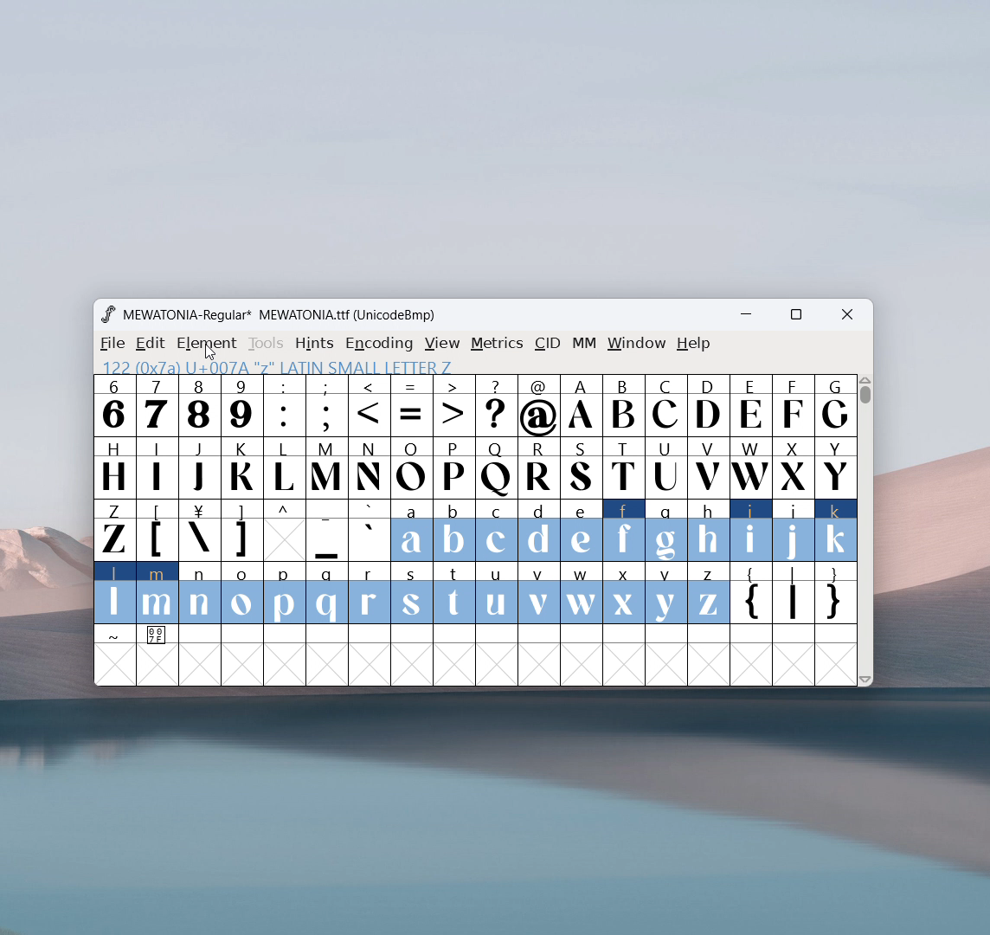 The height and width of the screenshot is (935, 990). What do you see at coordinates (497, 407) in the screenshot?
I see `?` at bounding box center [497, 407].